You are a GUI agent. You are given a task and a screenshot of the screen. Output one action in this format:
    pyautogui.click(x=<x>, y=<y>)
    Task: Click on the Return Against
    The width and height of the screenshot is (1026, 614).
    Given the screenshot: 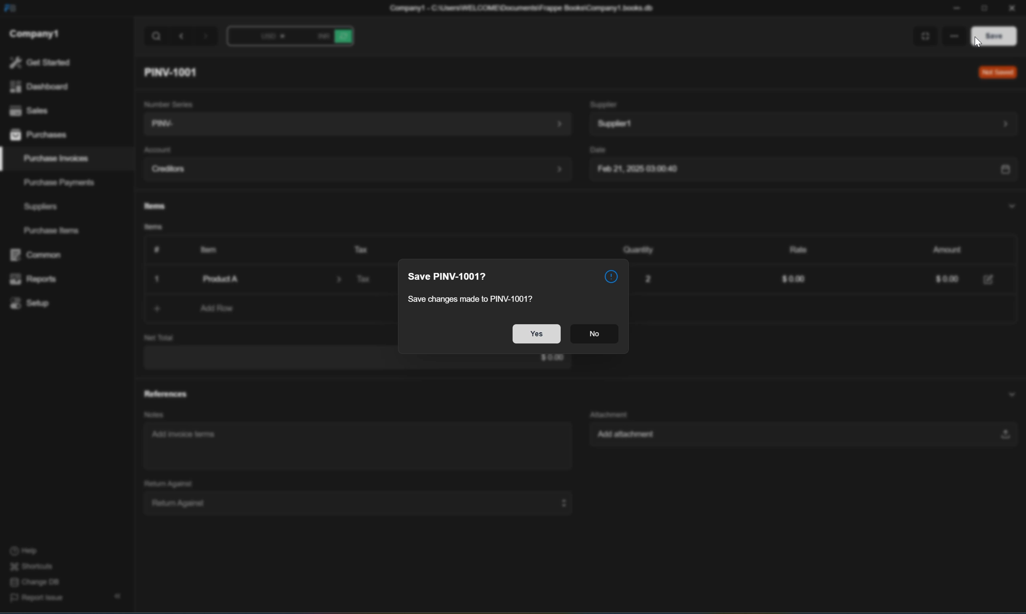 What is the action you would take?
    pyautogui.click(x=164, y=483)
    